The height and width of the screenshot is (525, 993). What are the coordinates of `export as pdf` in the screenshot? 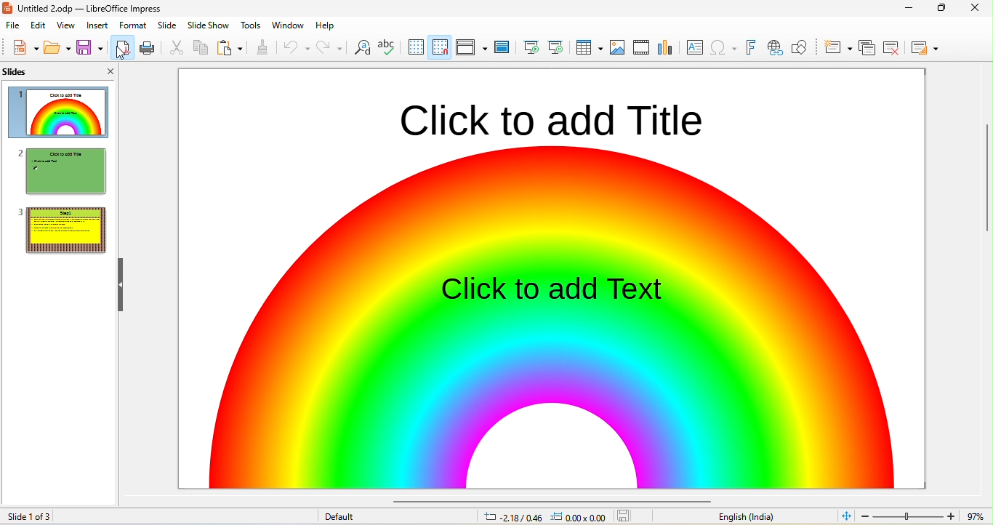 It's located at (121, 47).